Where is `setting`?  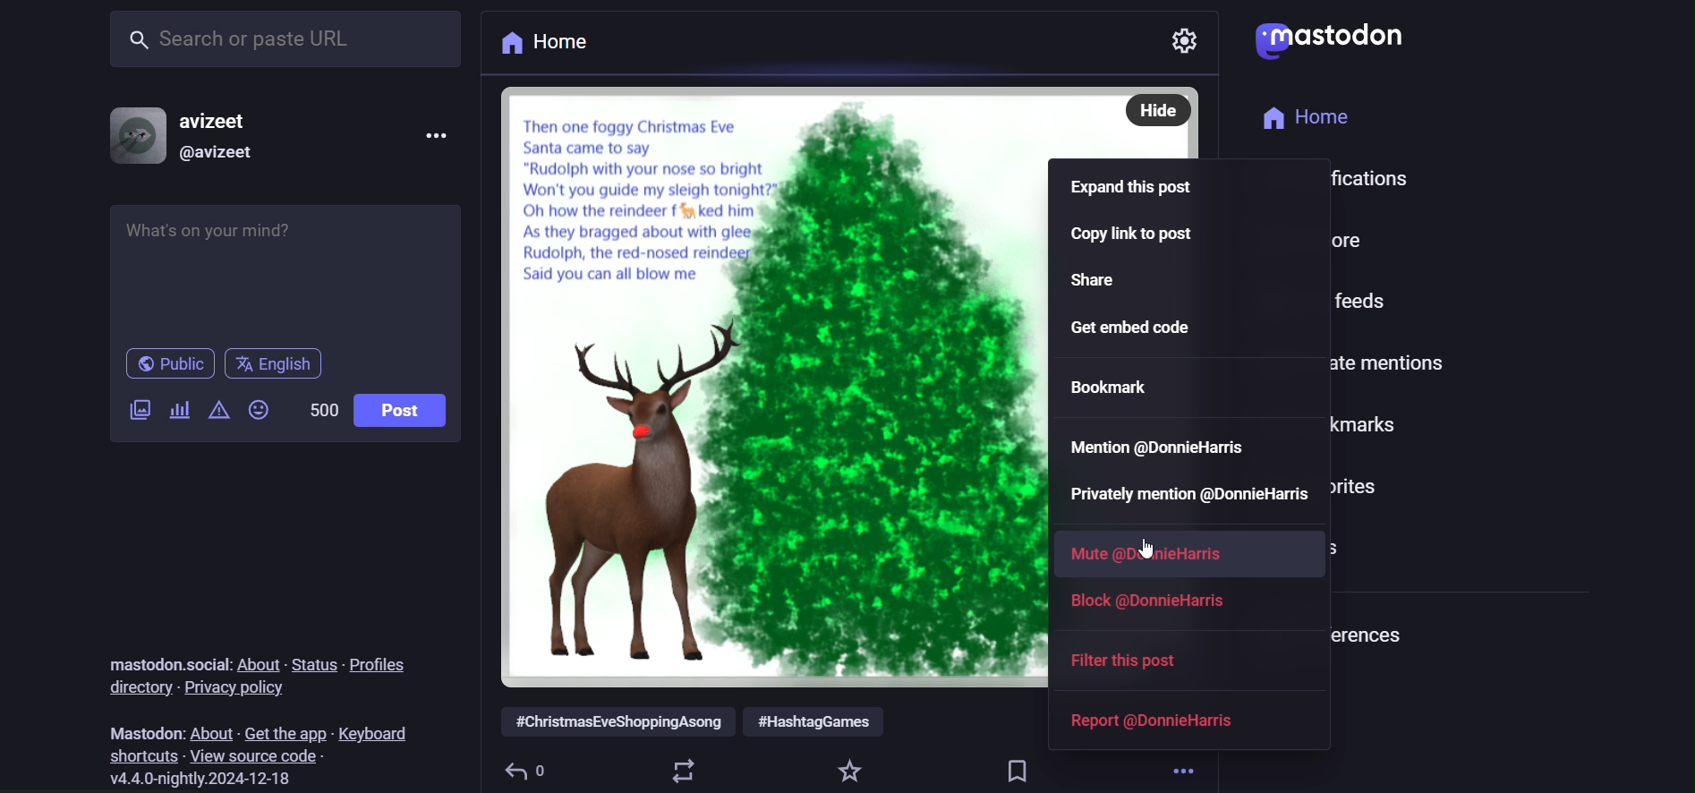 setting is located at coordinates (1189, 35).